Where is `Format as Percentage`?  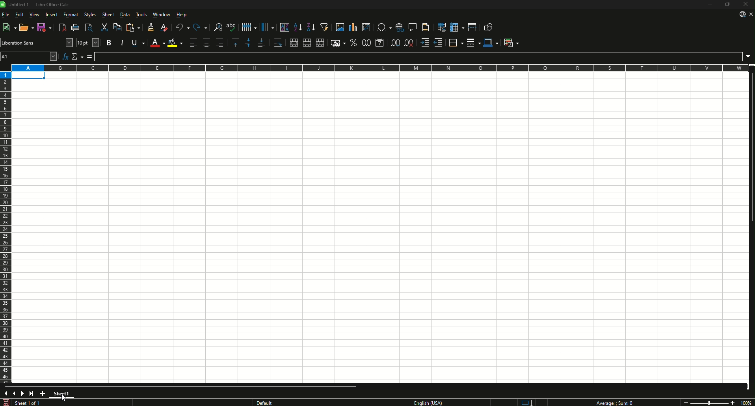
Format as Percentage is located at coordinates (353, 43).